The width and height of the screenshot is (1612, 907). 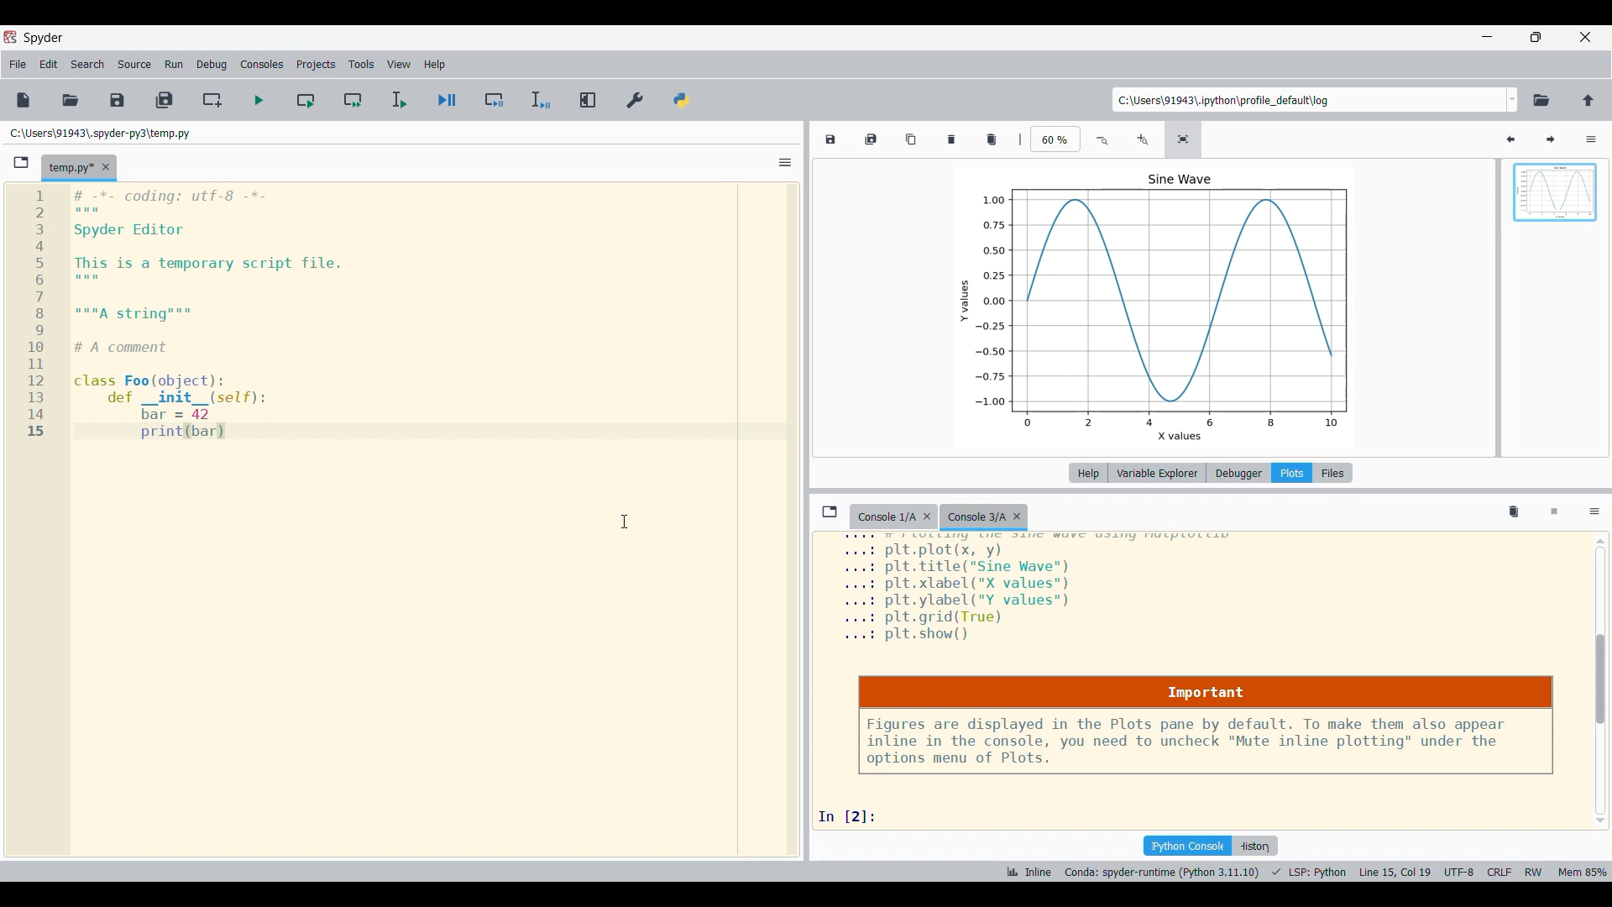 I want to click on Variable explorer, so click(x=1158, y=473).